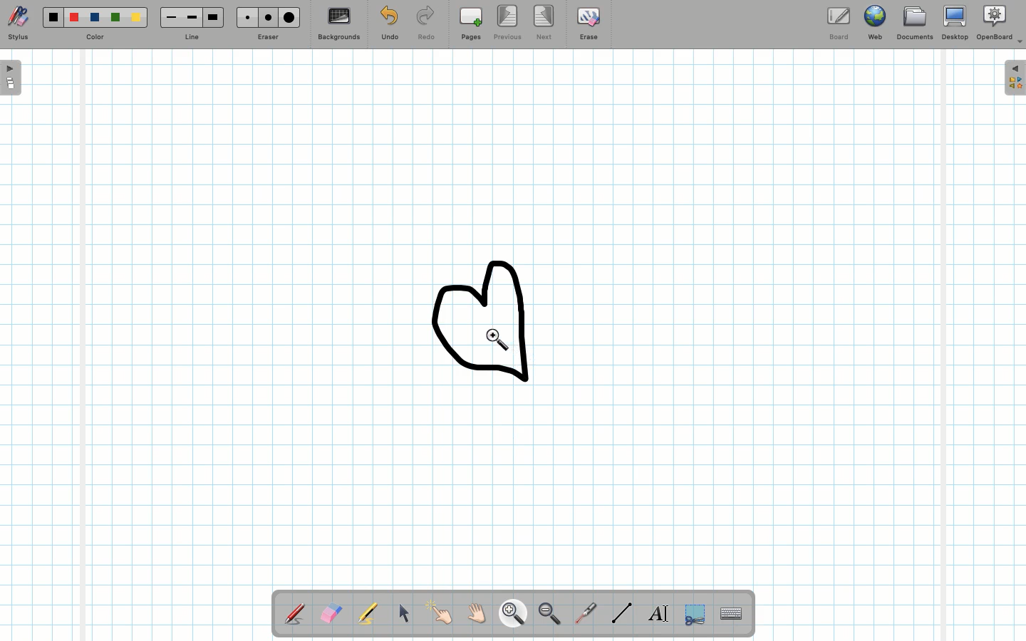 The width and height of the screenshot is (1026, 641). Describe the element at coordinates (730, 613) in the screenshot. I see `TextInput` at that location.